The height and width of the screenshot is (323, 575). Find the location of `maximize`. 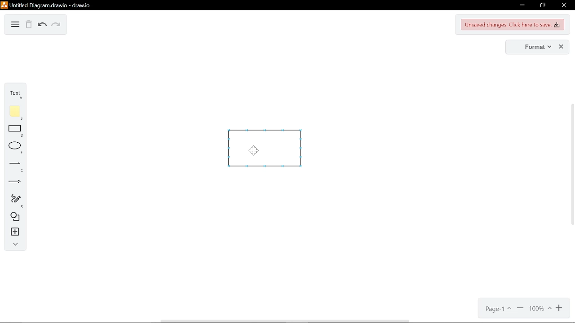

maximize is located at coordinates (542, 5).